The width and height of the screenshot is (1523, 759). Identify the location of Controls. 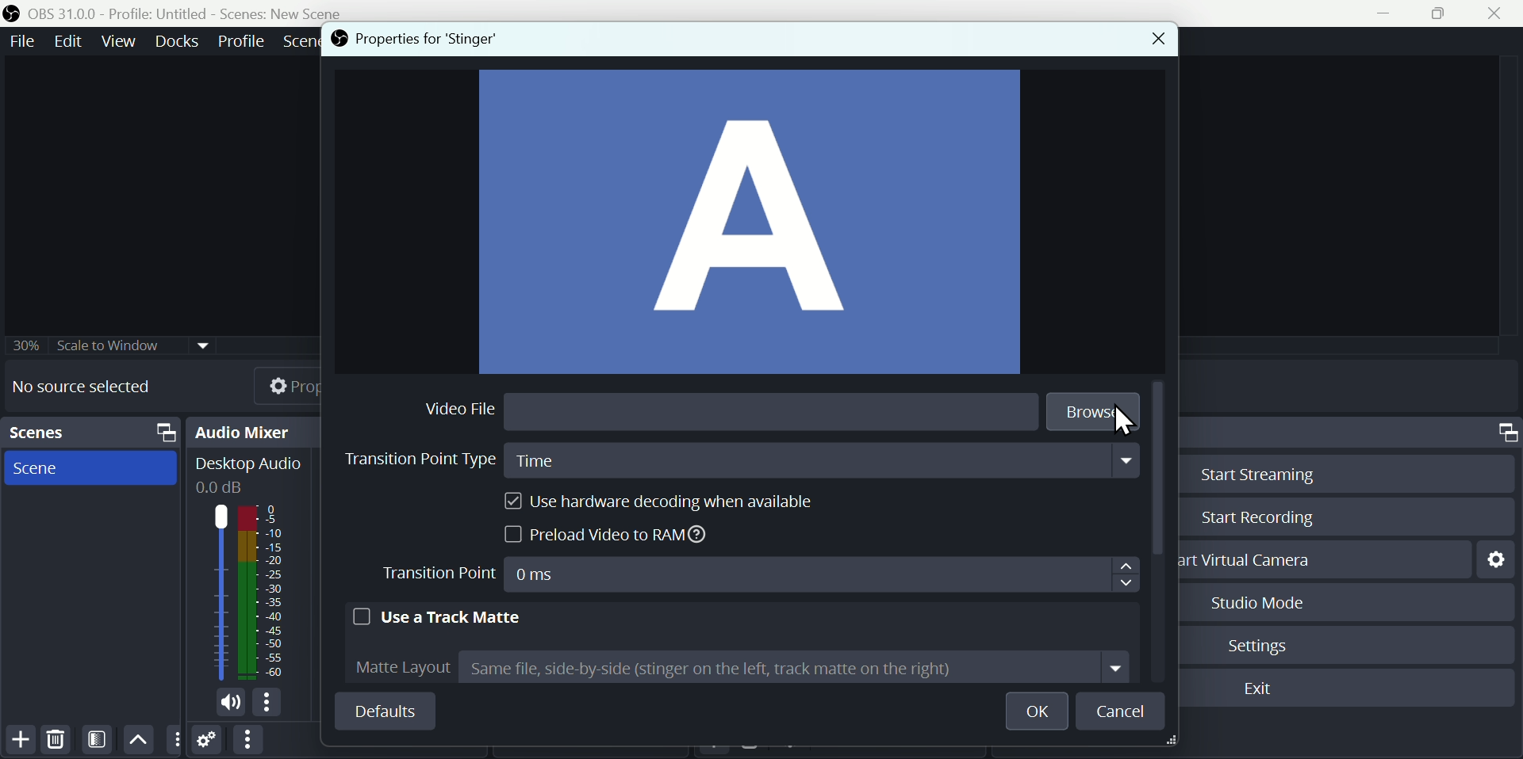
(1505, 433).